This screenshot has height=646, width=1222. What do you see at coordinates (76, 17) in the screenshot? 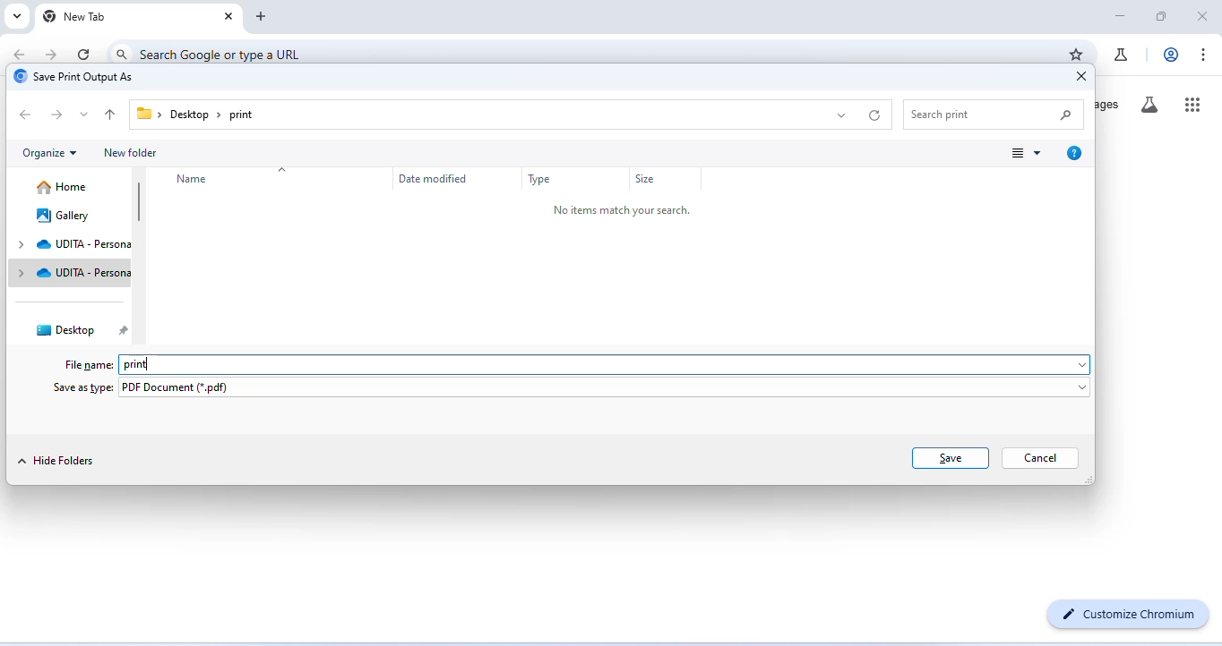
I see `new tab` at bounding box center [76, 17].